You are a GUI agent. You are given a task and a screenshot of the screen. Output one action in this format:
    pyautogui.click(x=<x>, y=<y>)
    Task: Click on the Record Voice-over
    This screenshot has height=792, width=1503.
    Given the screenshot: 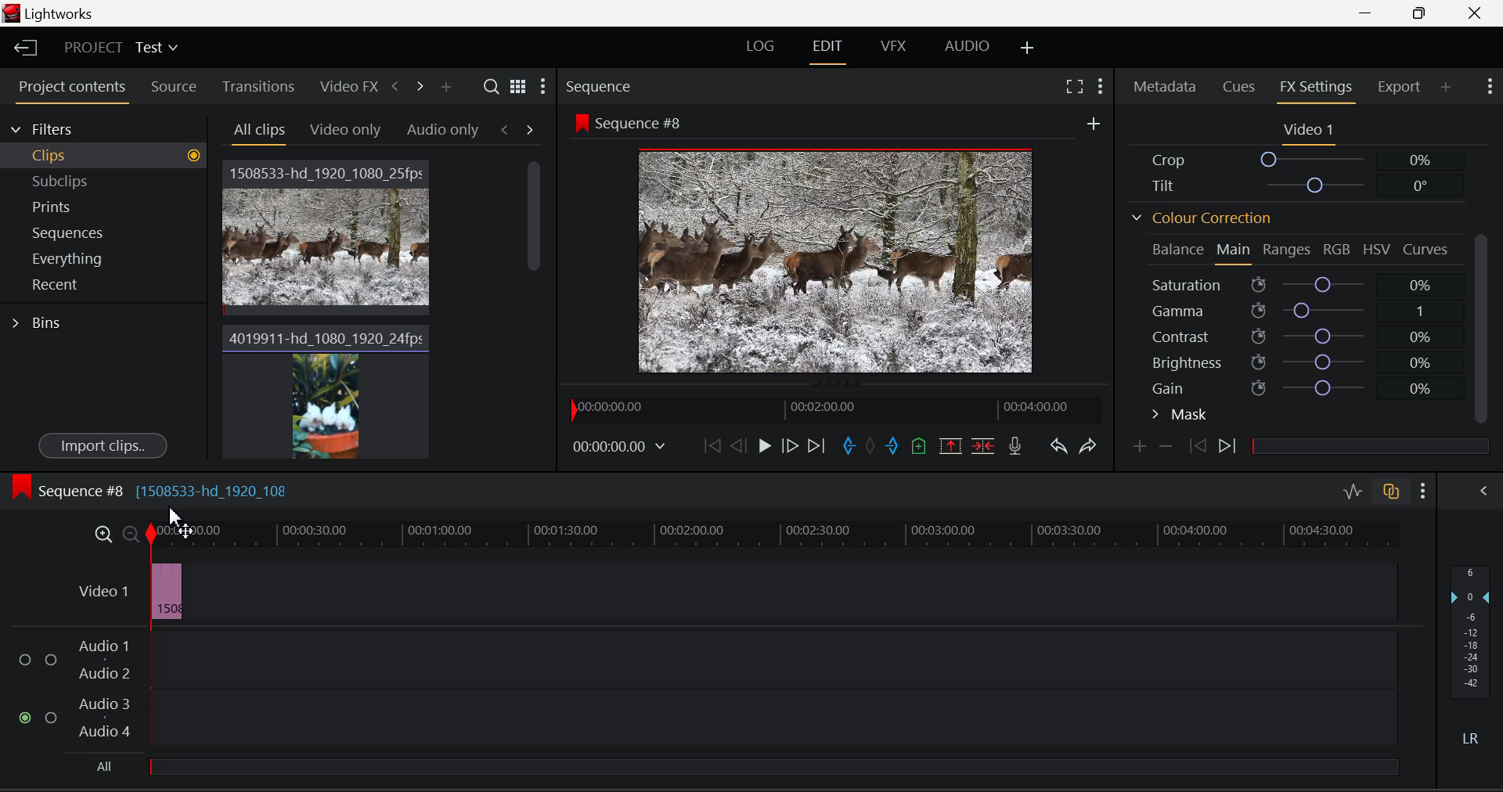 What is the action you would take?
    pyautogui.click(x=1015, y=446)
    